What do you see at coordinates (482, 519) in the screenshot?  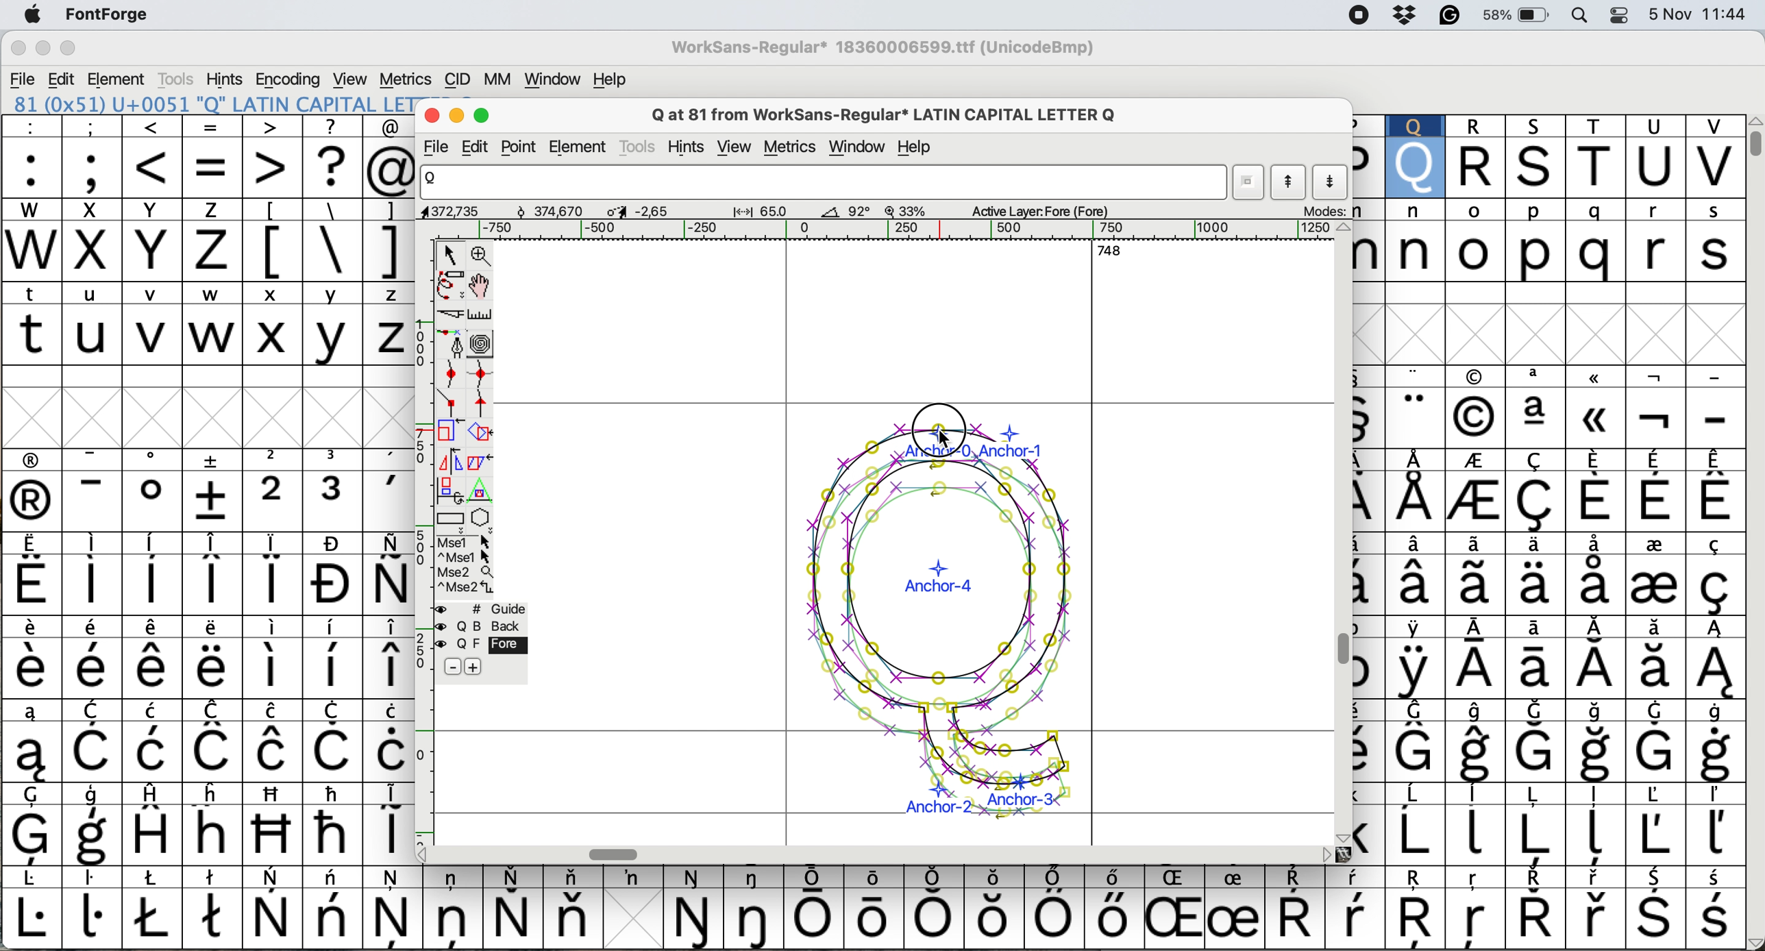 I see `star or polygon` at bounding box center [482, 519].